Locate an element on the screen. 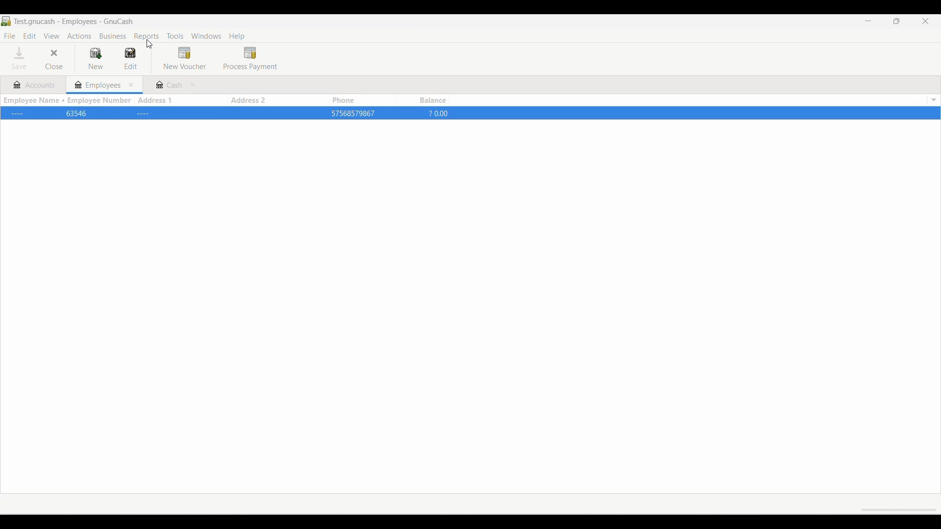 The width and height of the screenshot is (941, 529). Close is located at coordinates (54, 58).